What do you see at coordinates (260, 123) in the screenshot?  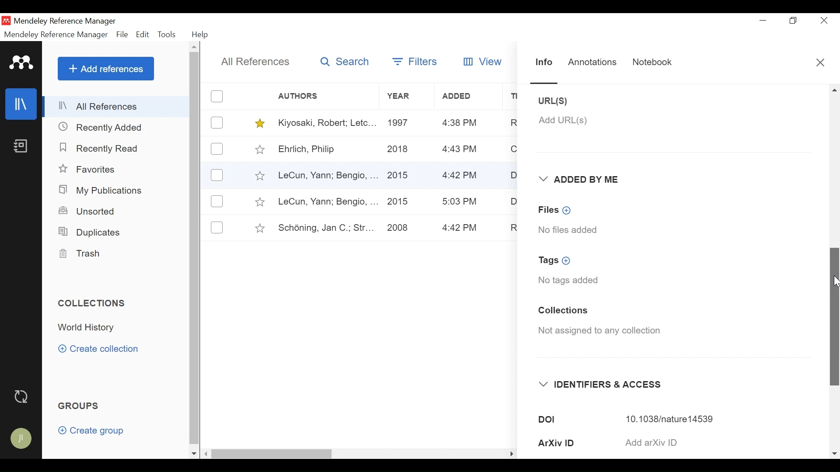 I see `Toggle Favorites` at bounding box center [260, 123].